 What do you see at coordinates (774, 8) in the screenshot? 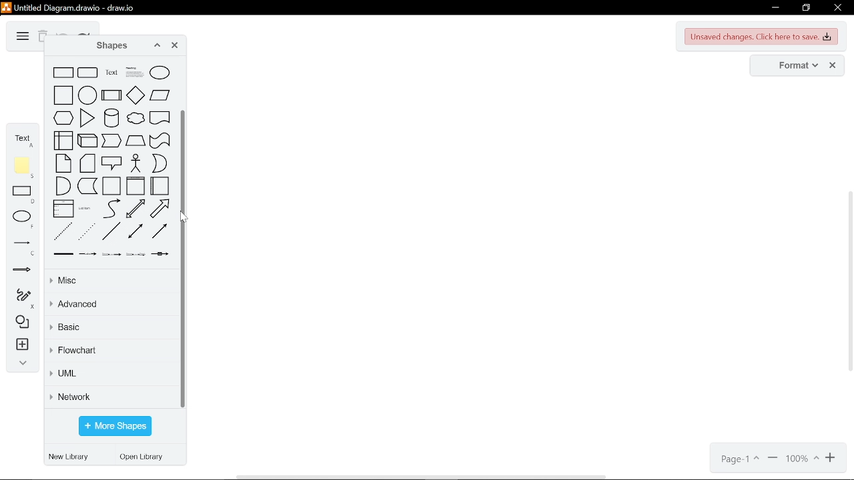
I see `minimize` at bounding box center [774, 8].